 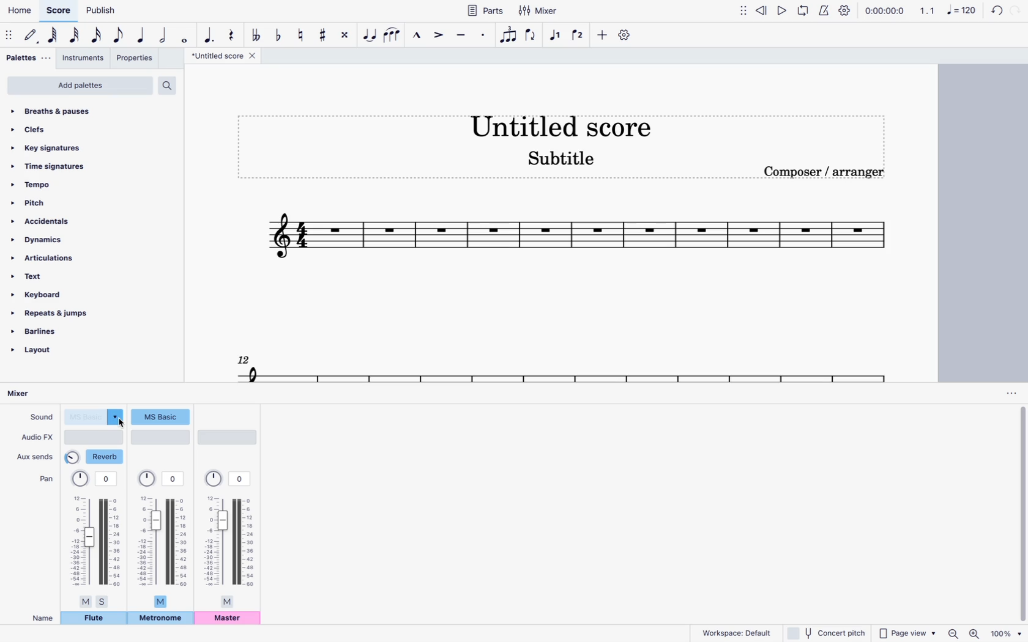 What do you see at coordinates (171, 85) in the screenshot?
I see `search` at bounding box center [171, 85].